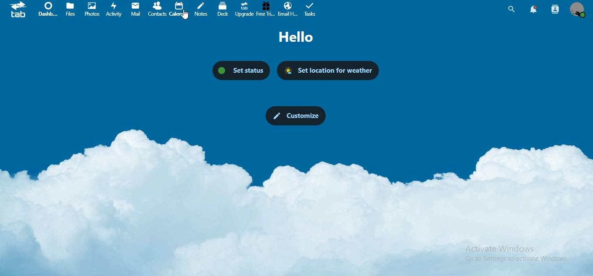 The image size is (593, 276). What do you see at coordinates (157, 9) in the screenshot?
I see `contacts` at bounding box center [157, 9].